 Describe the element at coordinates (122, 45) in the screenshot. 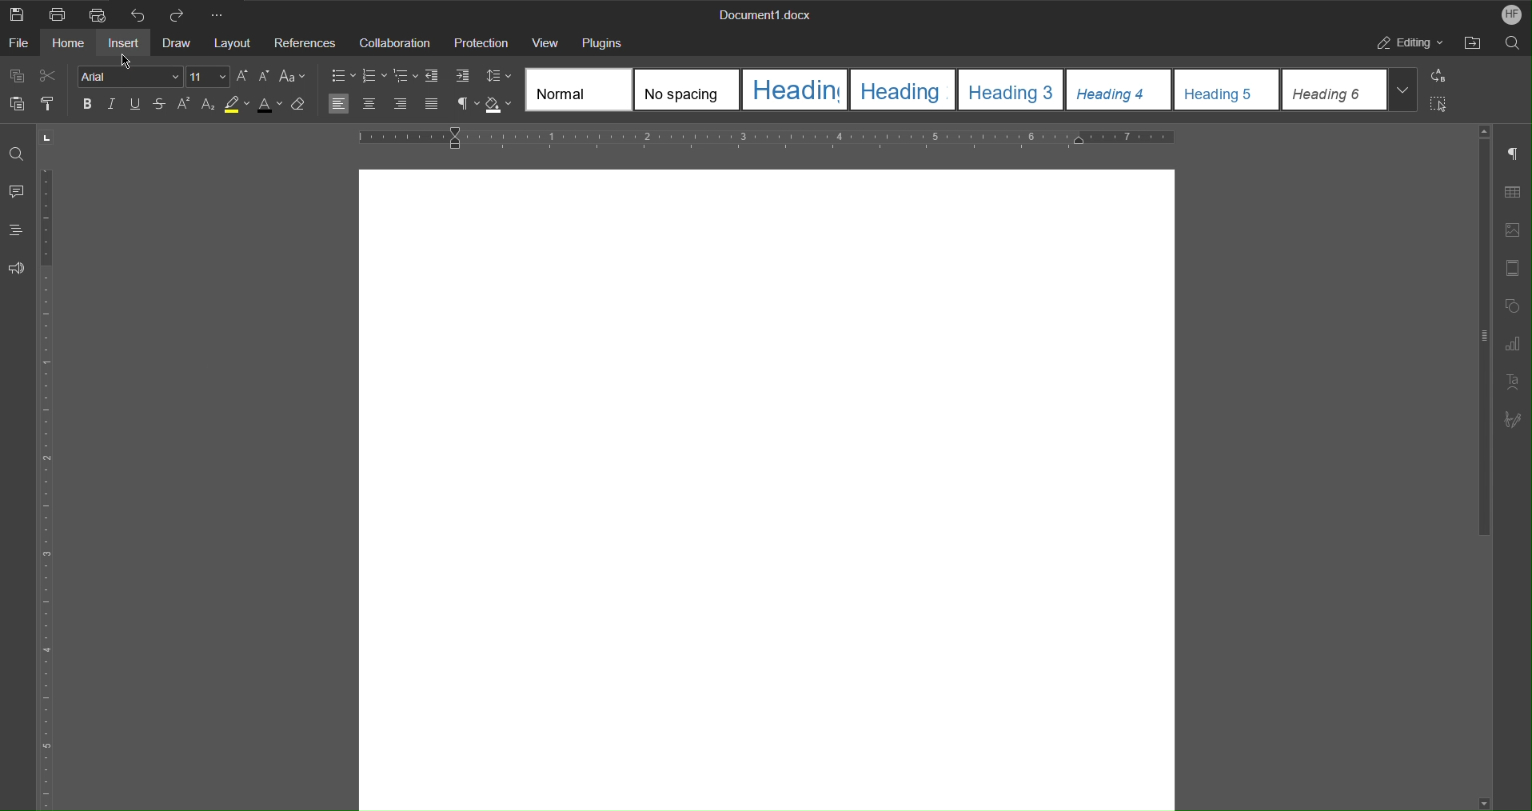

I see `Insert` at that location.